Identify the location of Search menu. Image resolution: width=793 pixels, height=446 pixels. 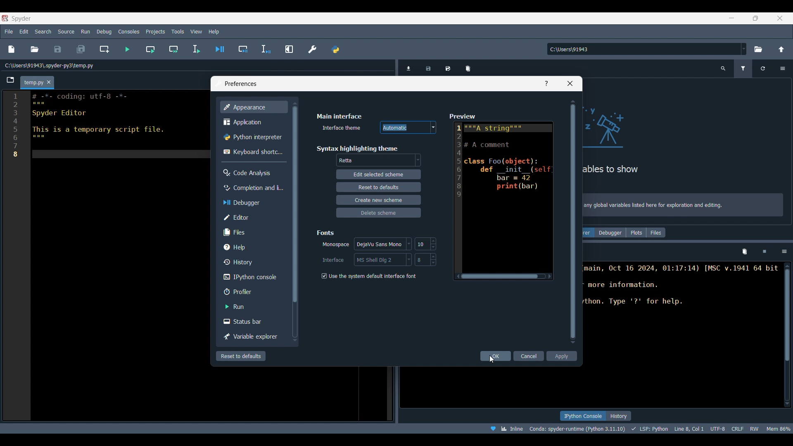
(43, 31).